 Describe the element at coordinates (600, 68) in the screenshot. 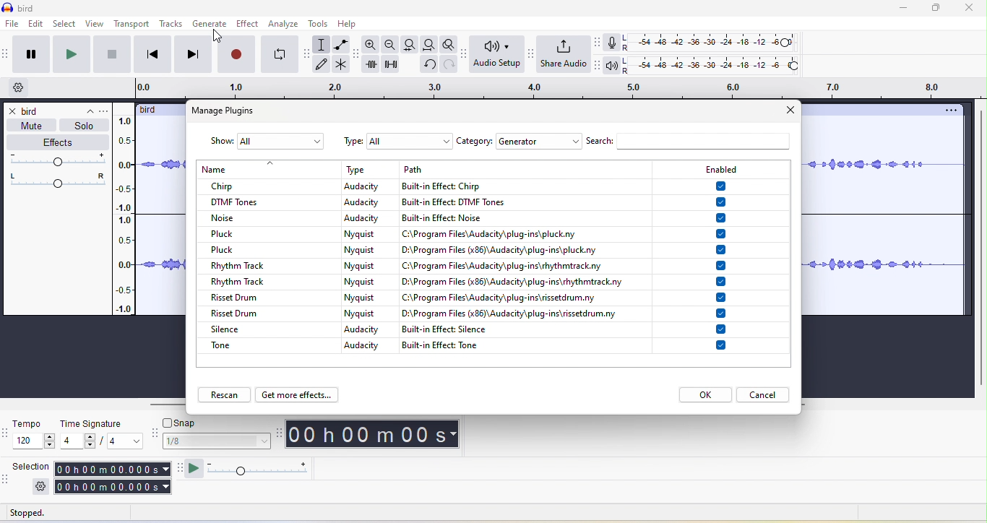

I see `audacity playback meter toolbar` at that location.